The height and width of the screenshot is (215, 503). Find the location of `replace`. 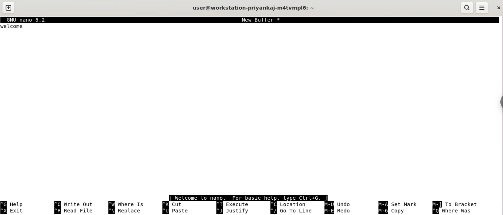

replace is located at coordinates (126, 211).